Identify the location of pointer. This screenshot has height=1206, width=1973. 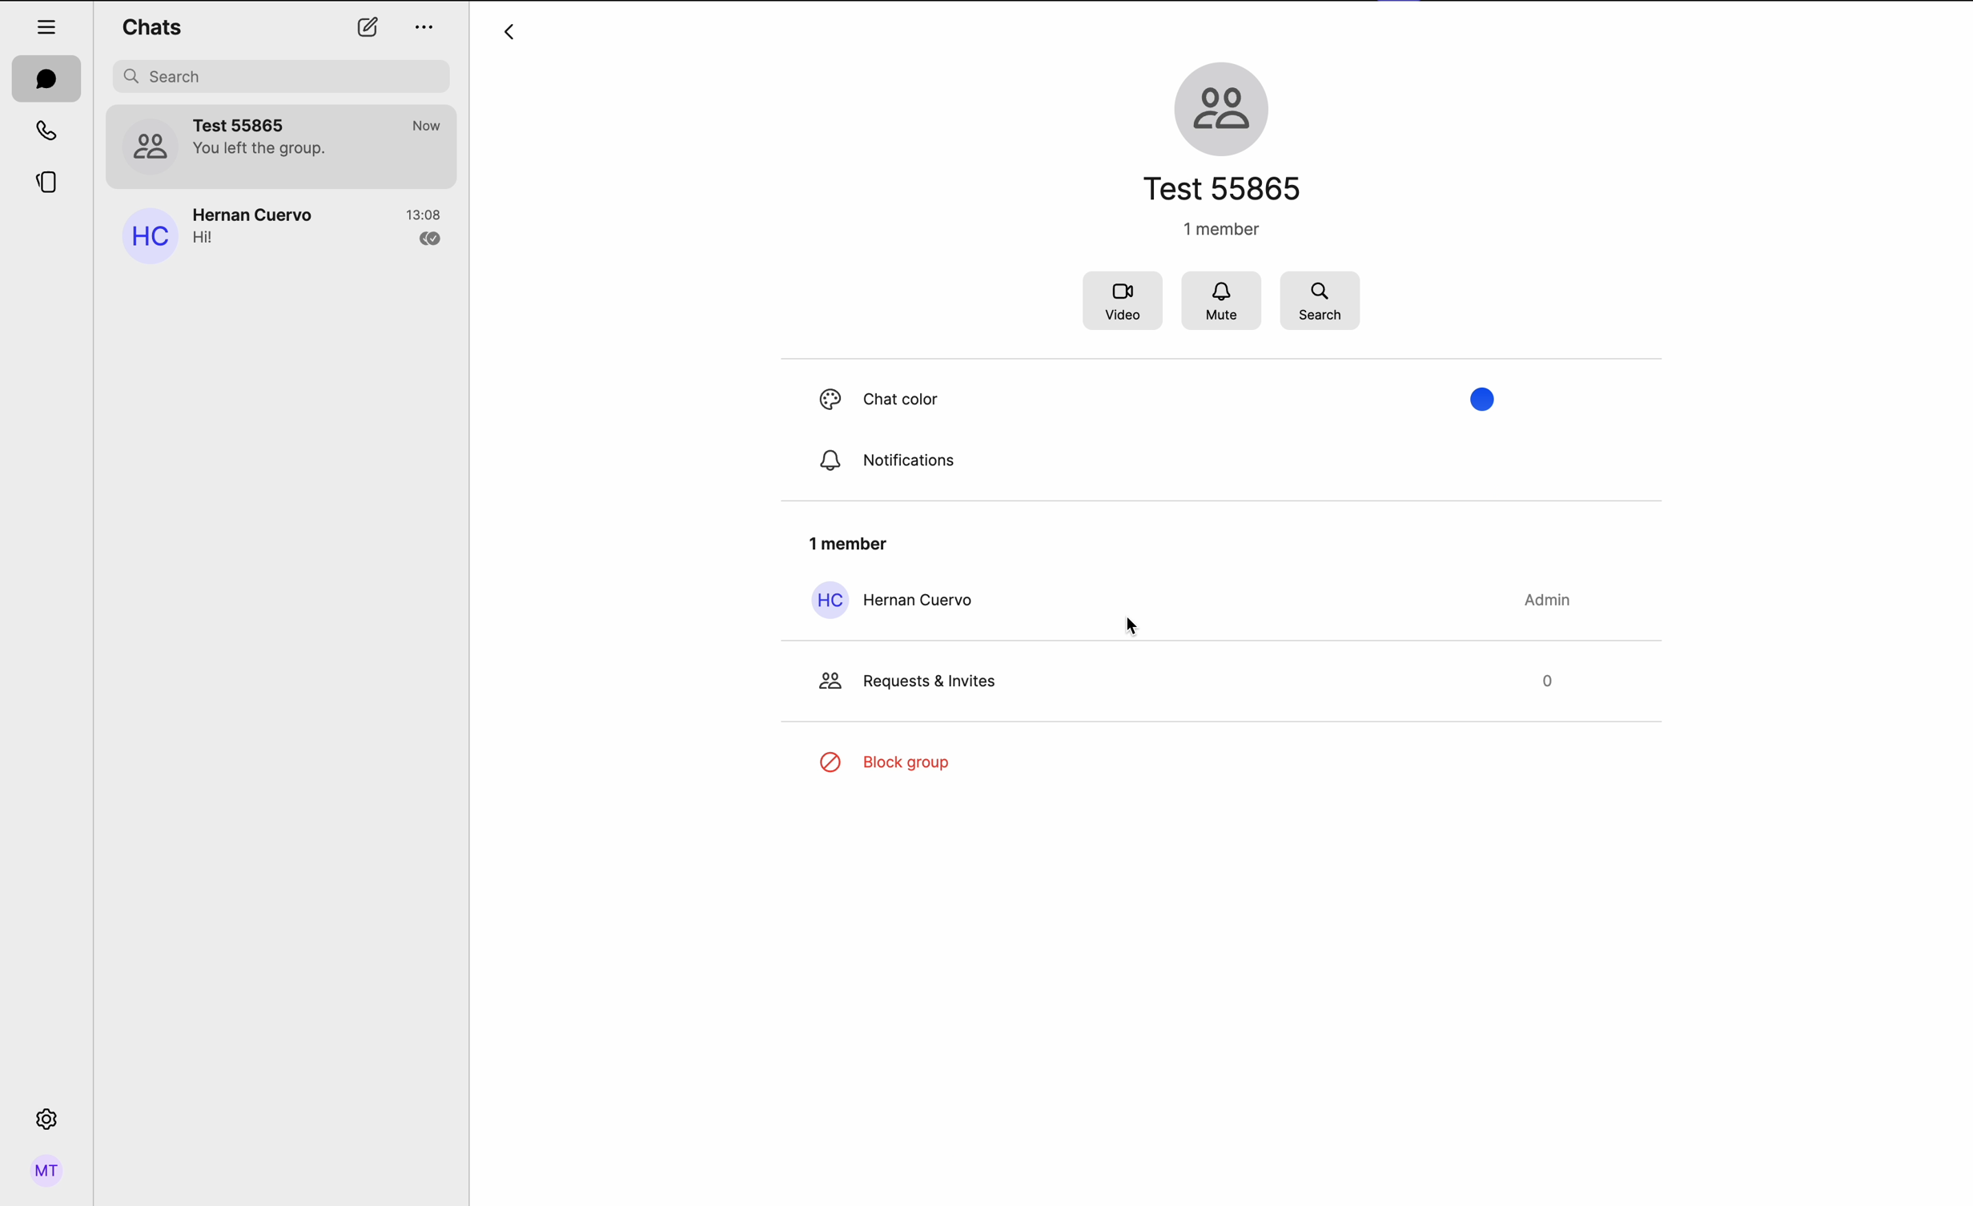
(1140, 626).